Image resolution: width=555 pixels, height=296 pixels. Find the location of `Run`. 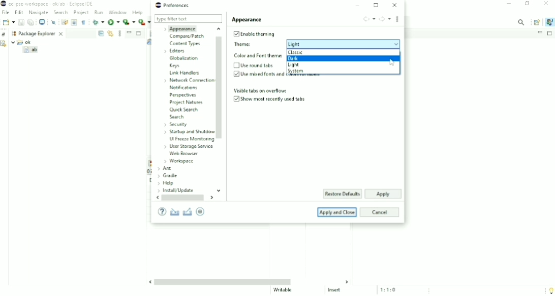

Run is located at coordinates (99, 12).